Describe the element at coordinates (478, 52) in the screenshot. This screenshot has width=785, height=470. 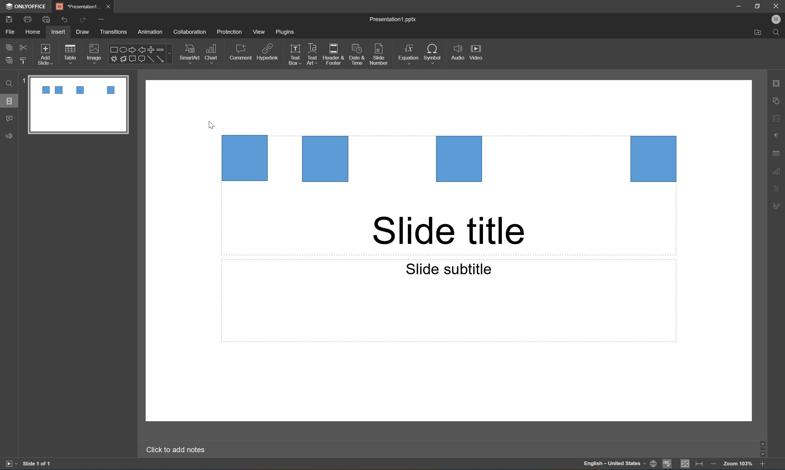
I see `video` at that location.